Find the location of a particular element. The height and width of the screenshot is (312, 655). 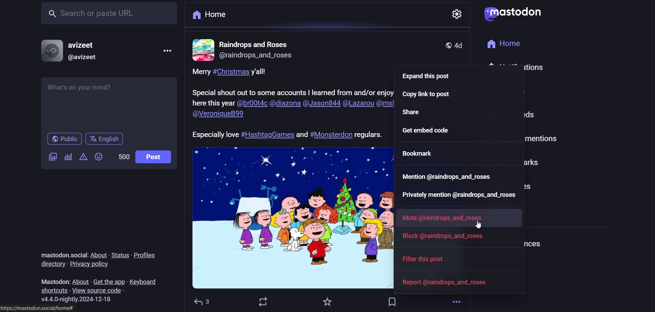

reply is located at coordinates (204, 300).